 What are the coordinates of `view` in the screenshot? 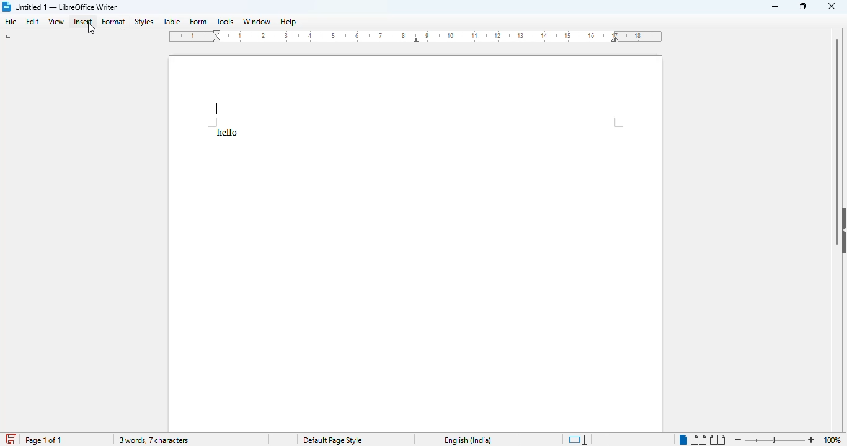 It's located at (56, 22).